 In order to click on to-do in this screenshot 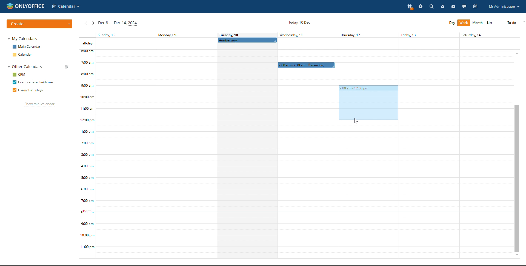, I will do `click(511, 23)`.